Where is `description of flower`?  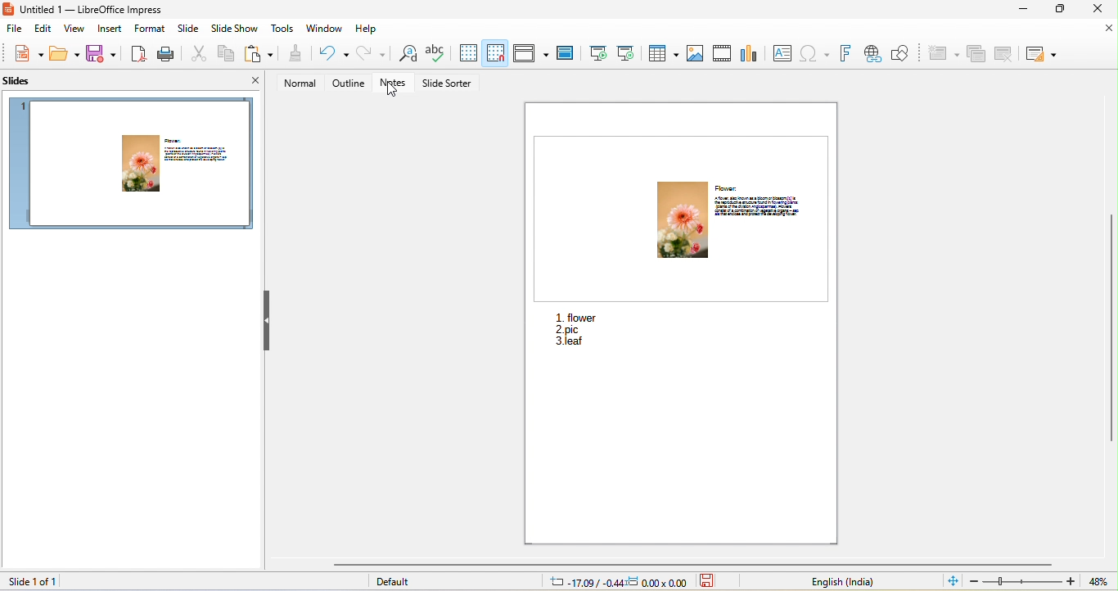 description of flower is located at coordinates (760, 208).